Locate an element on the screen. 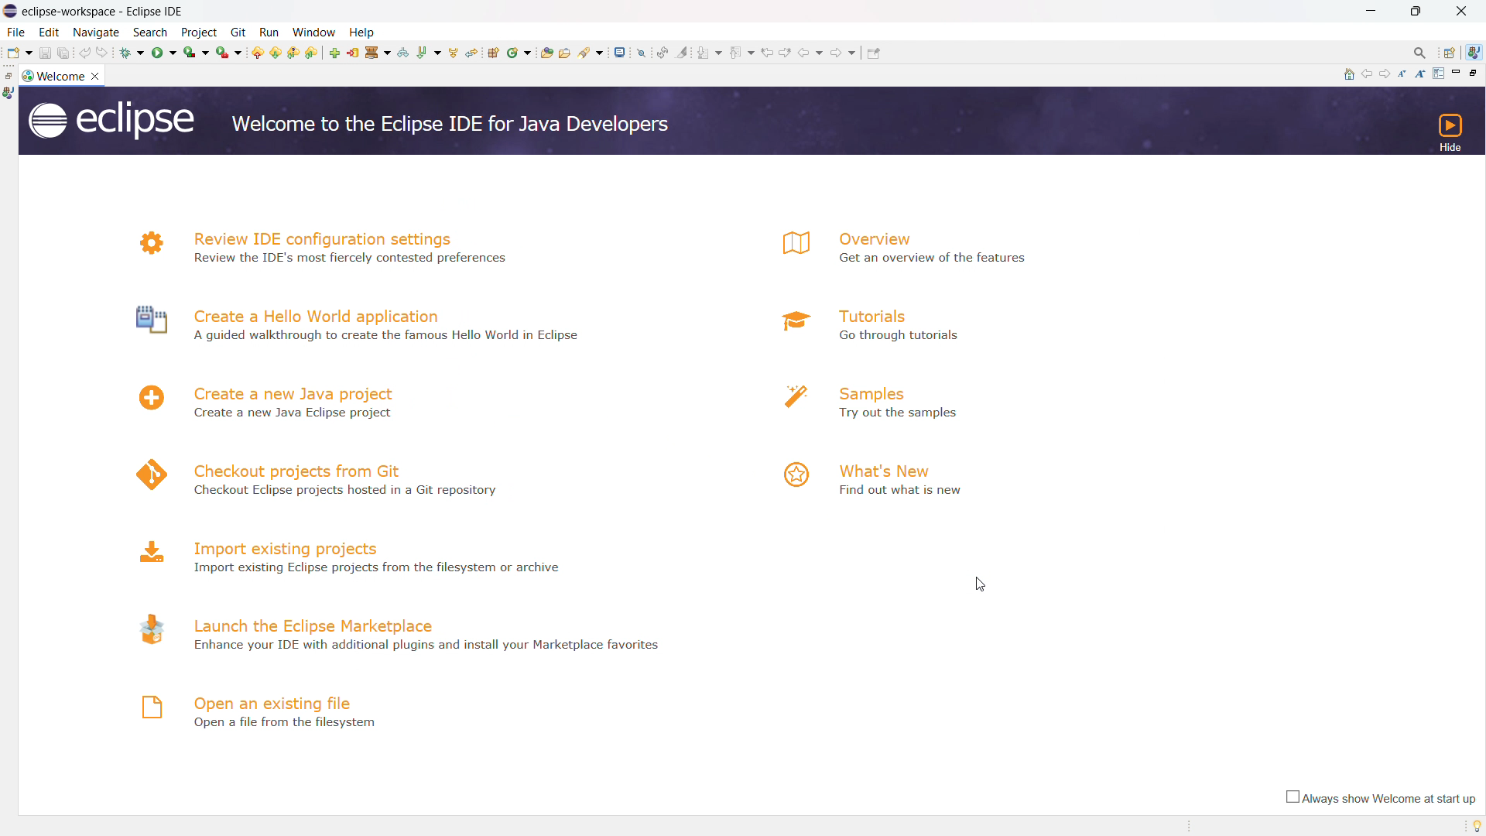  hide is located at coordinates (1448, 132).